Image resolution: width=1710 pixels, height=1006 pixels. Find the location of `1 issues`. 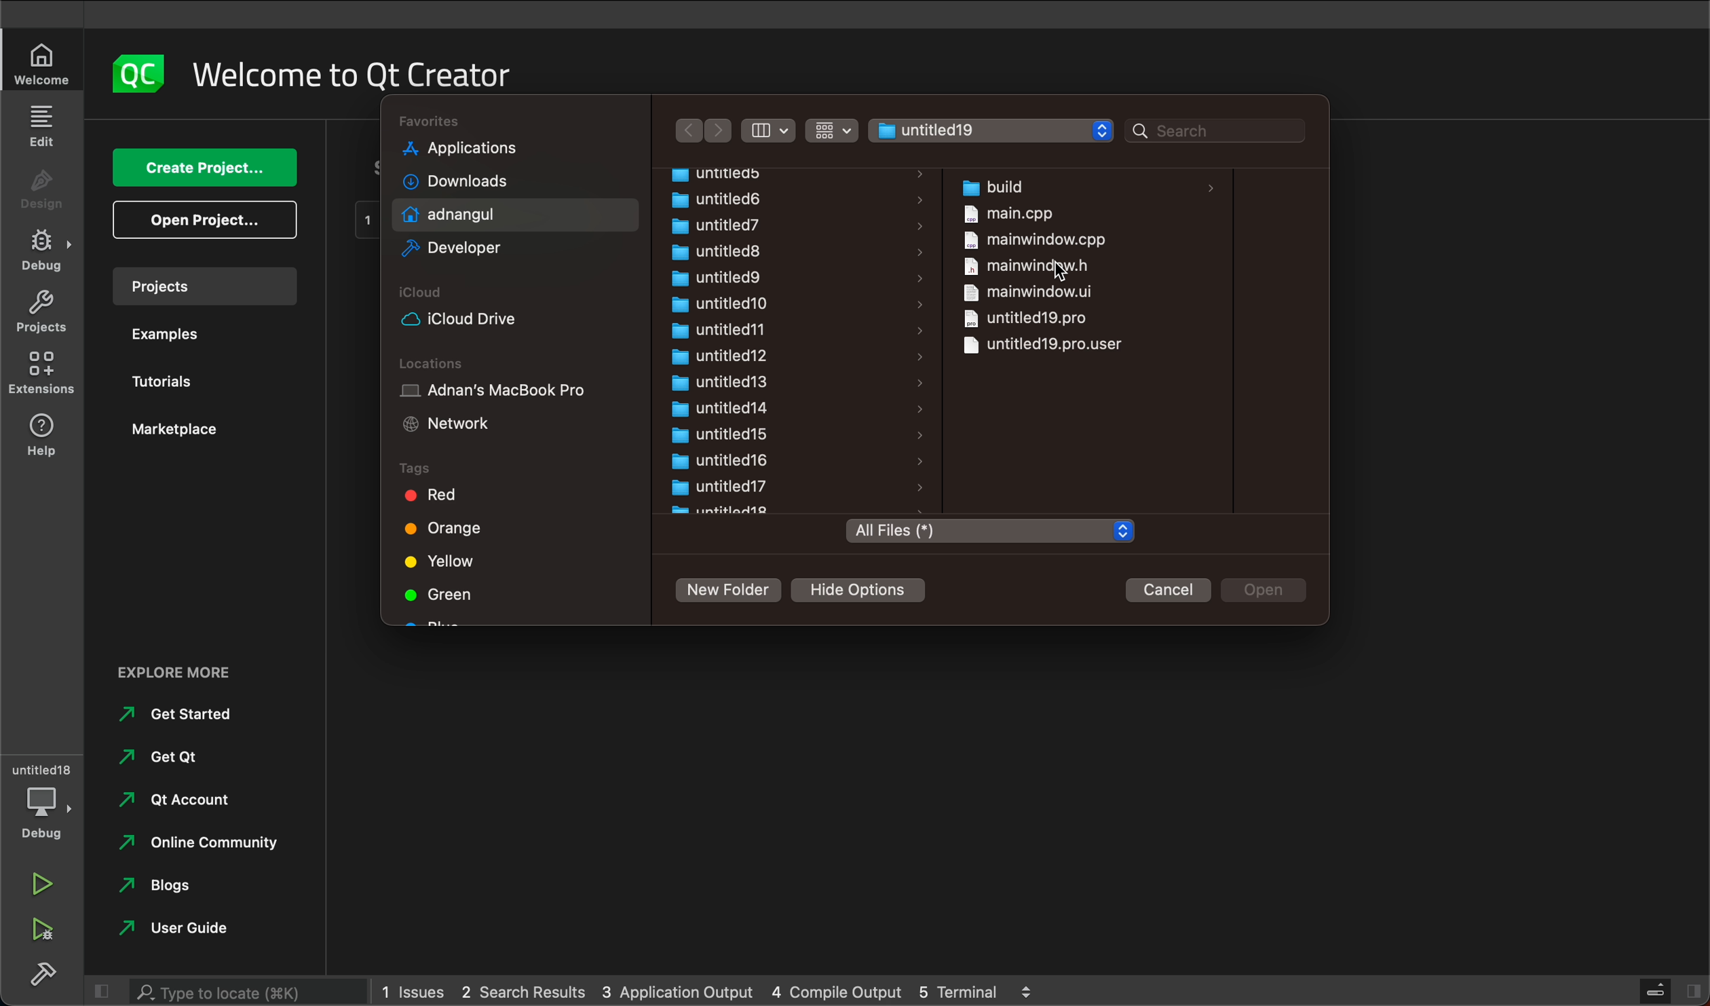

1 issues is located at coordinates (417, 992).